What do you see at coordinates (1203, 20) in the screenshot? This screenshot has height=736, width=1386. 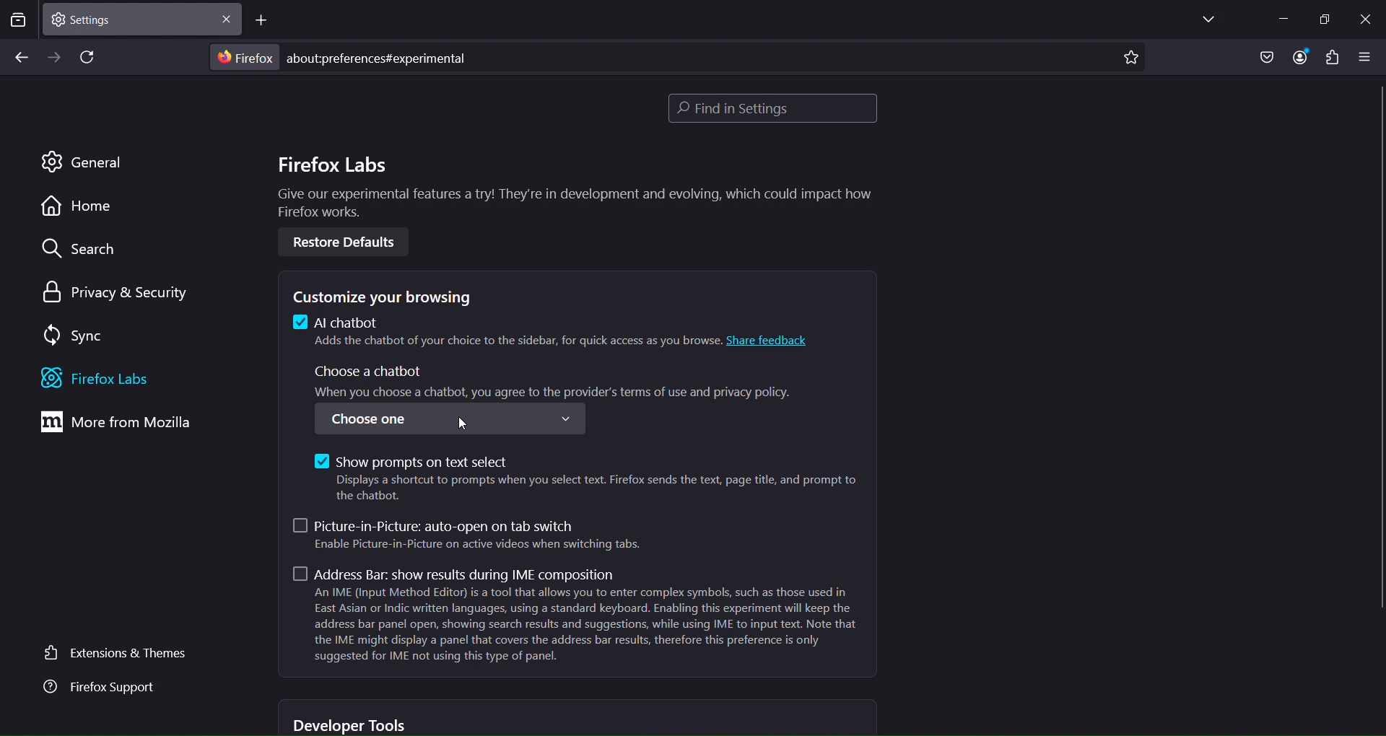 I see `list all tabs` at bounding box center [1203, 20].